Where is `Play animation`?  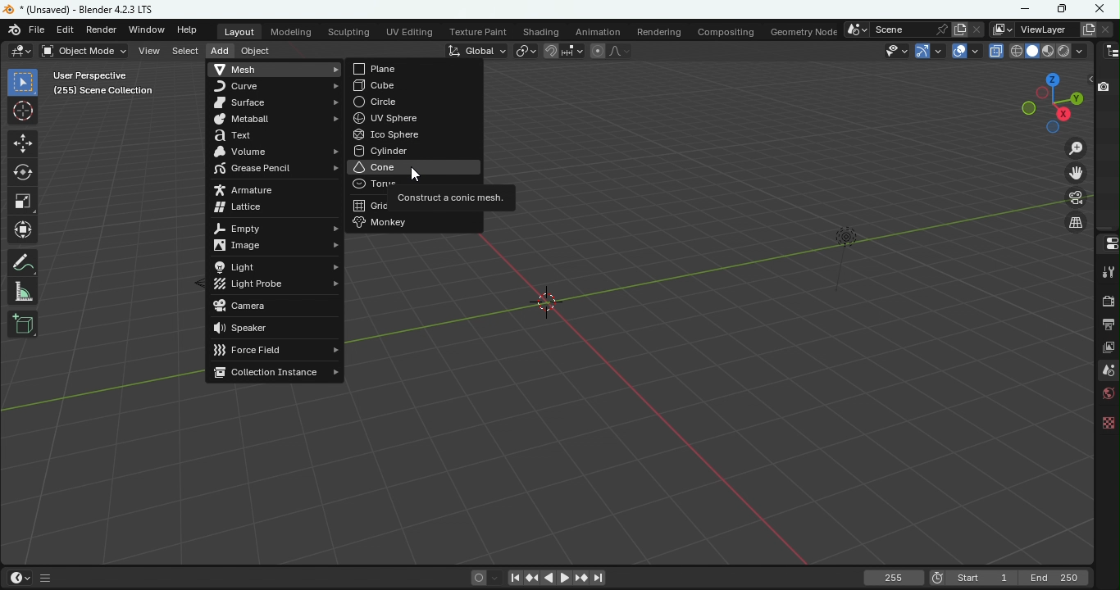 Play animation is located at coordinates (562, 576).